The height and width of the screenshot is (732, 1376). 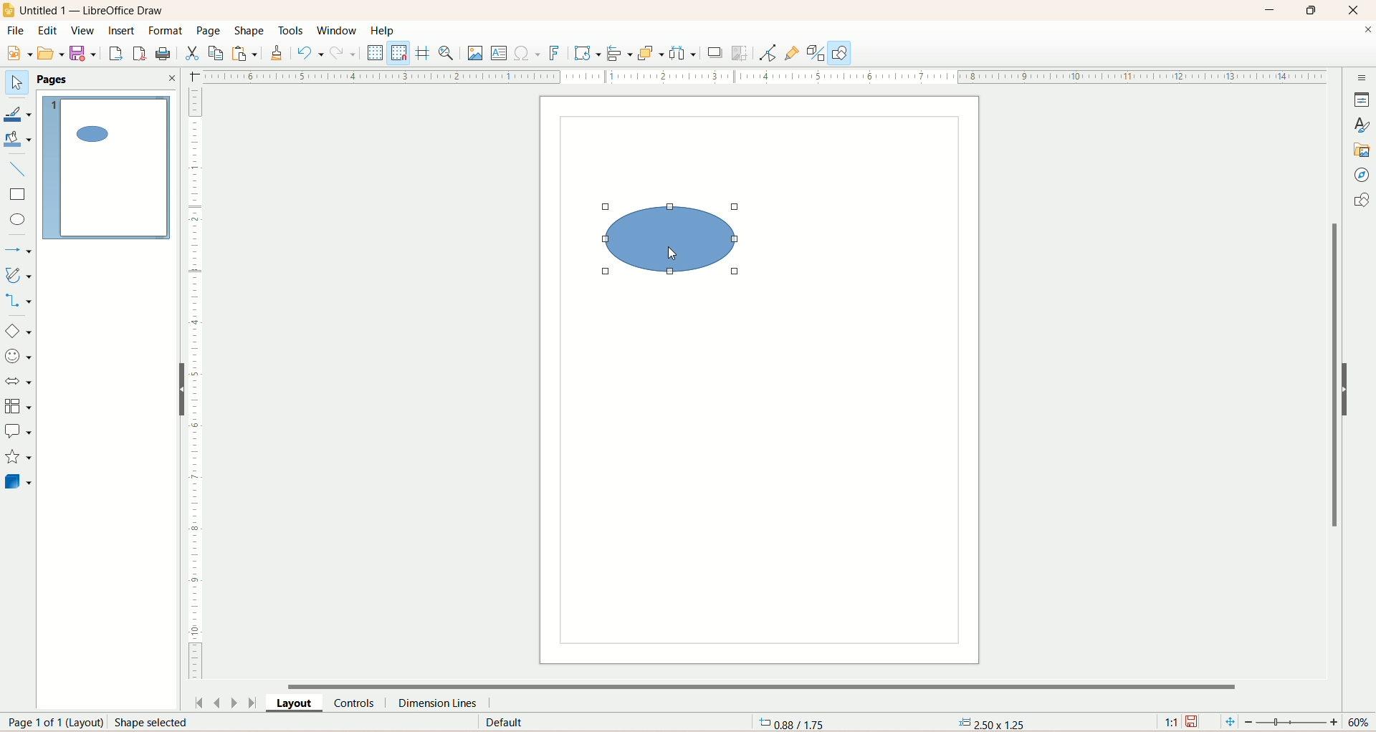 I want to click on maximize, so click(x=1310, y=10).